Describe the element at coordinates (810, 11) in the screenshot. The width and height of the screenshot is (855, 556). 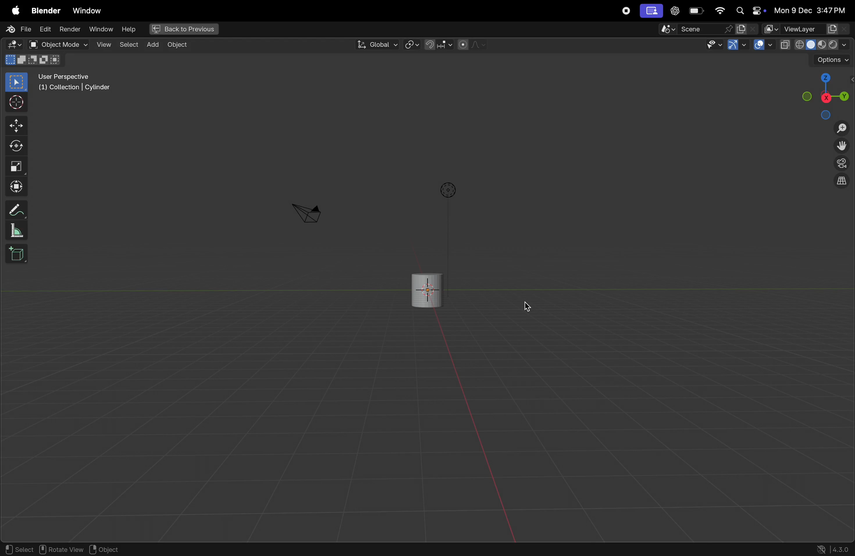
I see `date and time` at that location.